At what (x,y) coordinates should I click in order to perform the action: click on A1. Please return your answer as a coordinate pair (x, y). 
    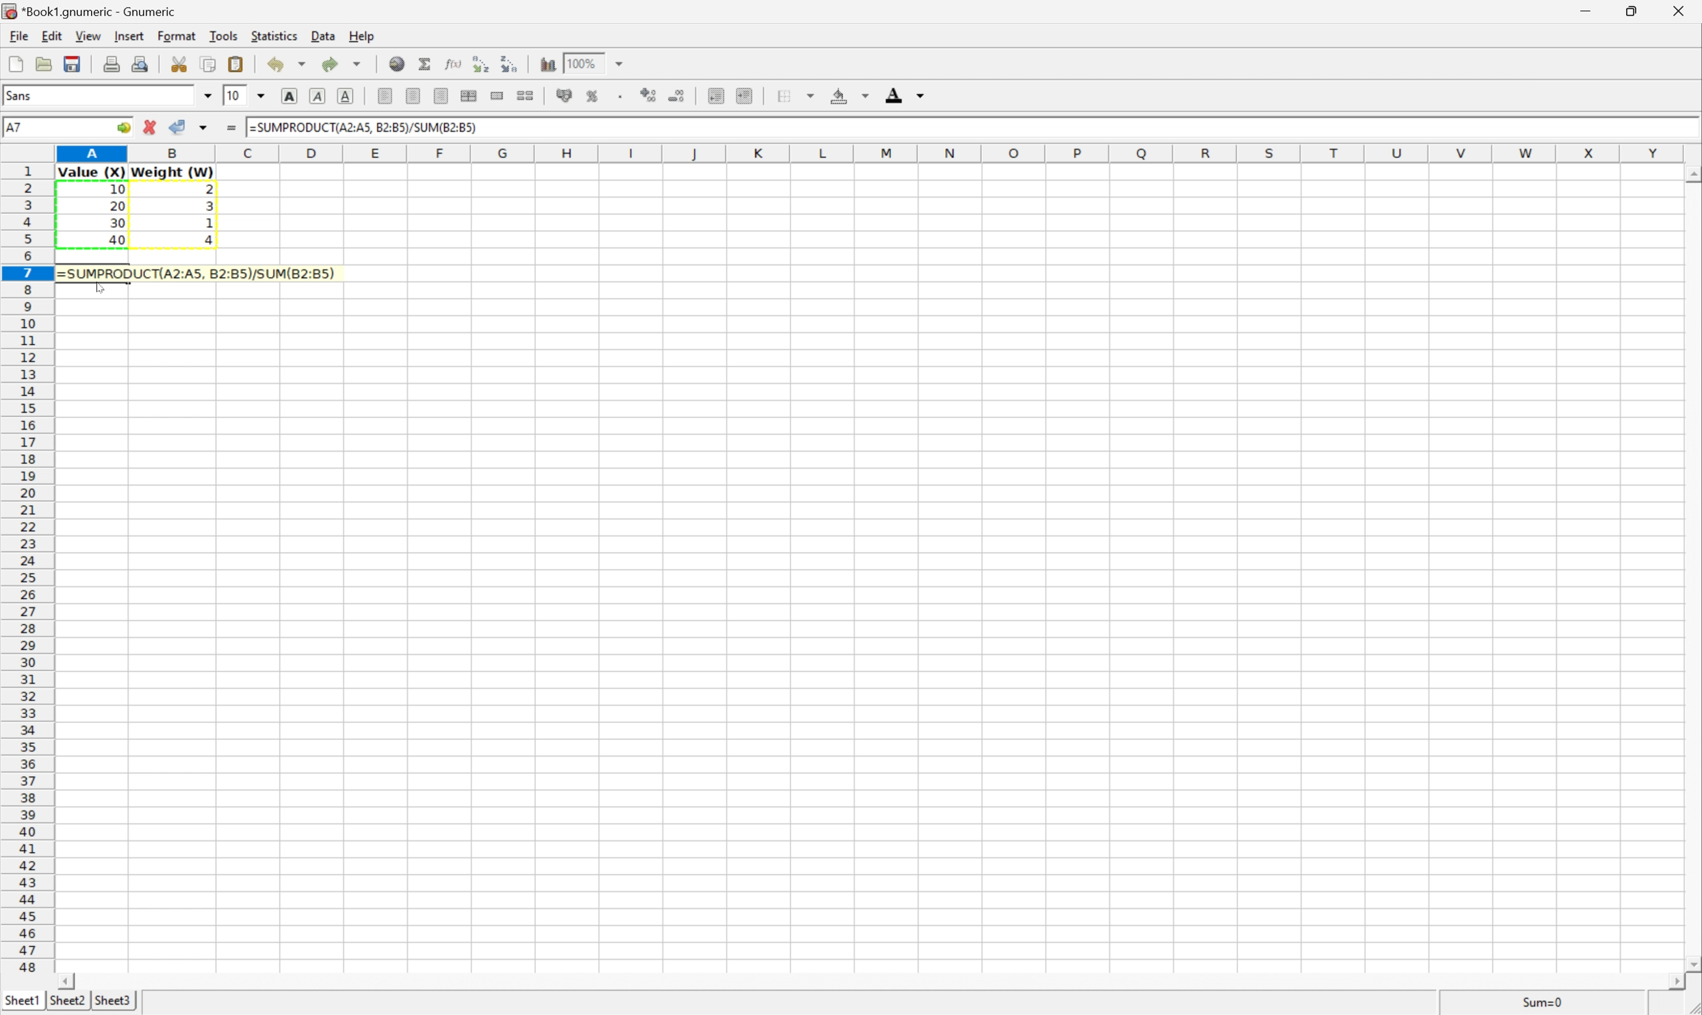
    Looking at the image, I should click on (16, 124).